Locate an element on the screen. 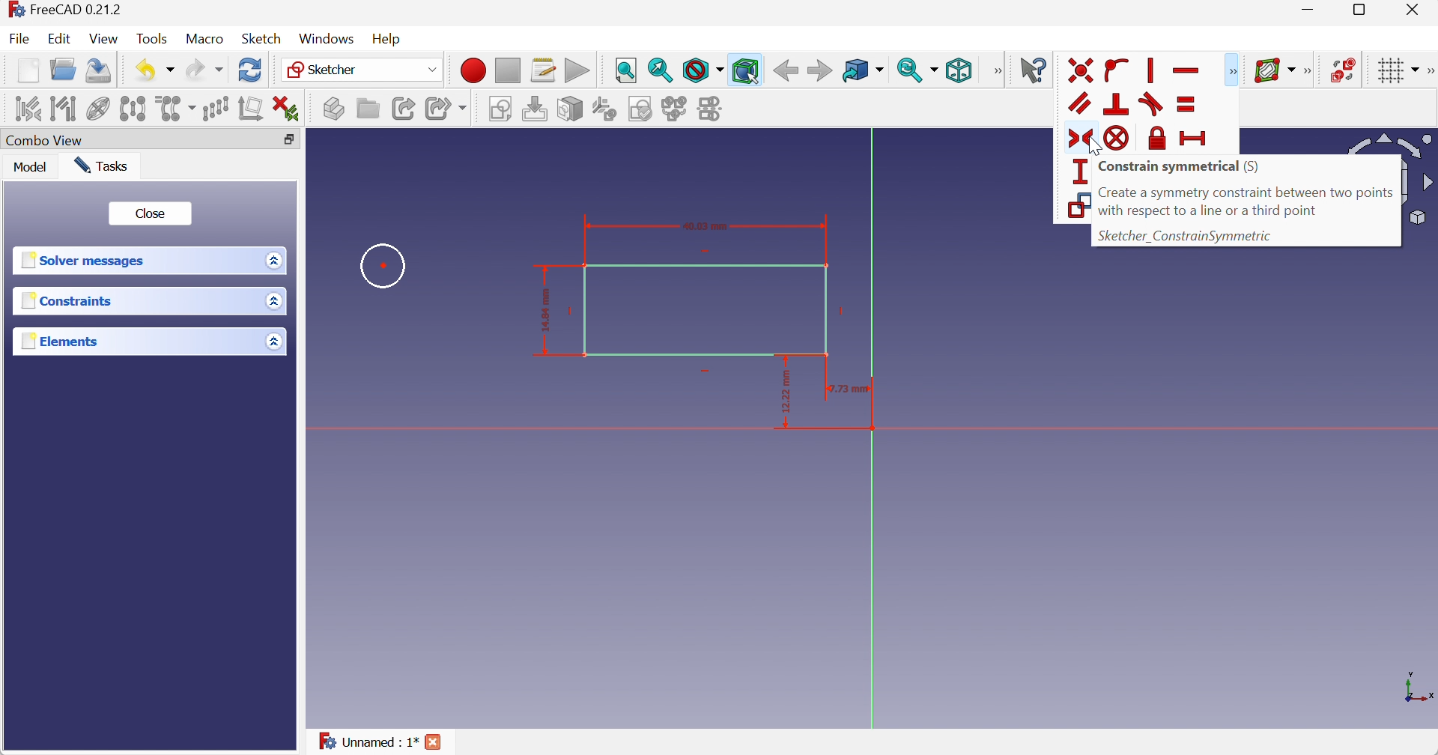 The width and height of the screenshot is (1438, 755). Tasks is located at coordinates (101, 166).